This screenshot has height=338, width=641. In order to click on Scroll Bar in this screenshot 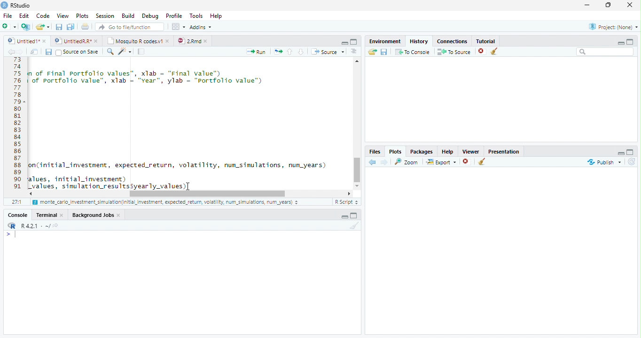, I will do `click(357, 168)`.